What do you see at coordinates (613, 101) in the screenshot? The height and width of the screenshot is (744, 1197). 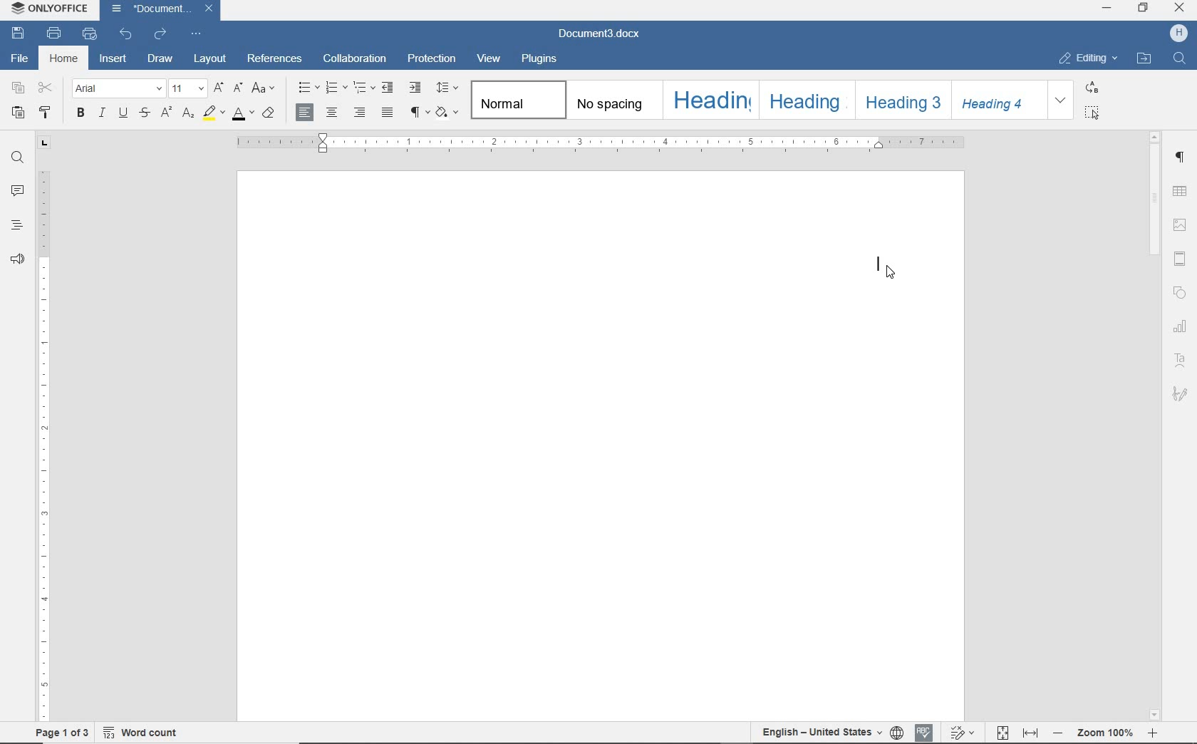 I see `NO SPACING` at bounding box center [613, 101].